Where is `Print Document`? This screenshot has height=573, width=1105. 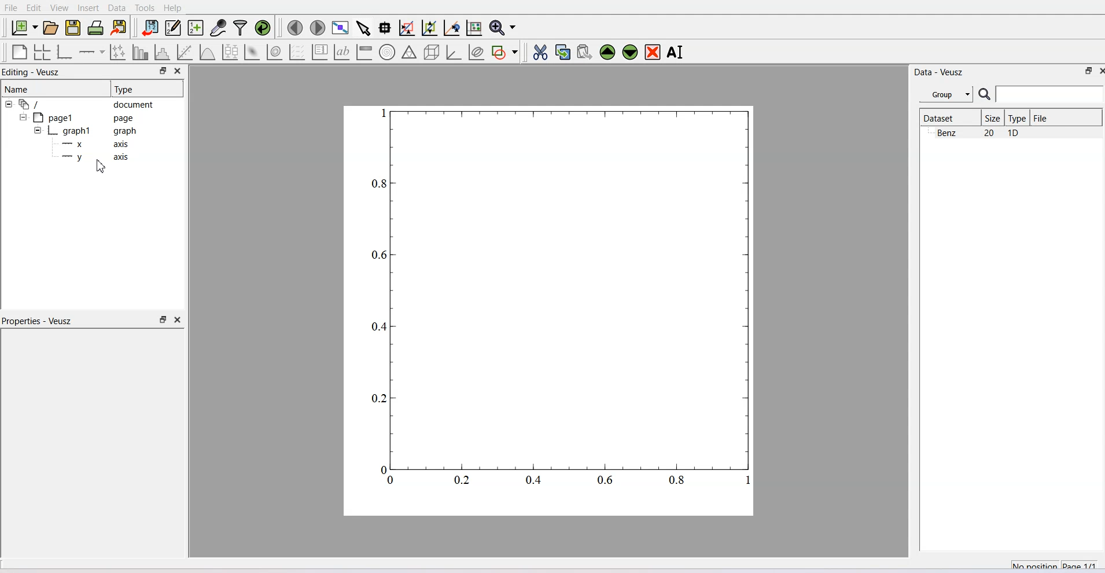
Print Document is located at coordinates (95, 28).